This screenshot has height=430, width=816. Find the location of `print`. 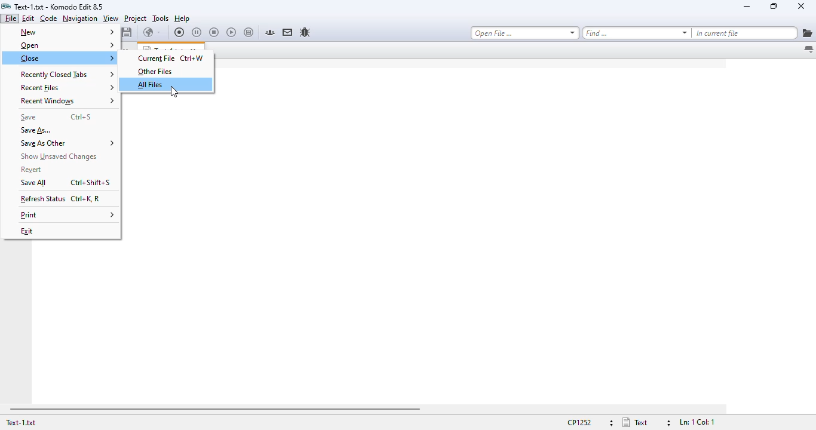

print is located at coordinates (67, 216).